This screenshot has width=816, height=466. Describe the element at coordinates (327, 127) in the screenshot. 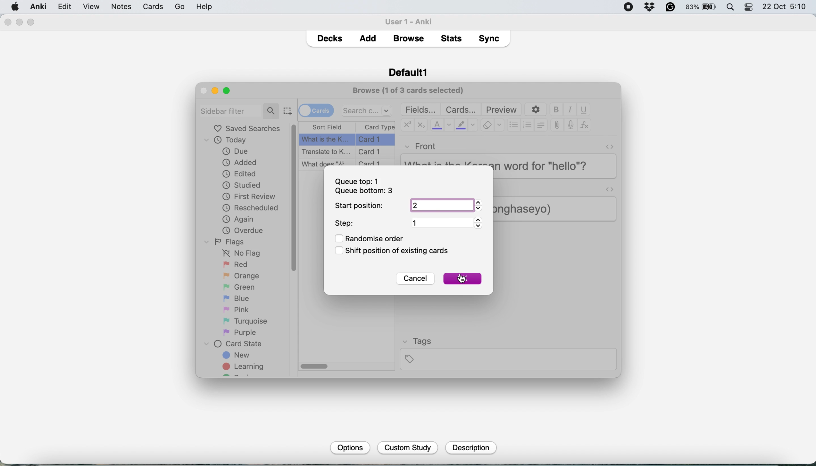

I see `sort field` at that location.